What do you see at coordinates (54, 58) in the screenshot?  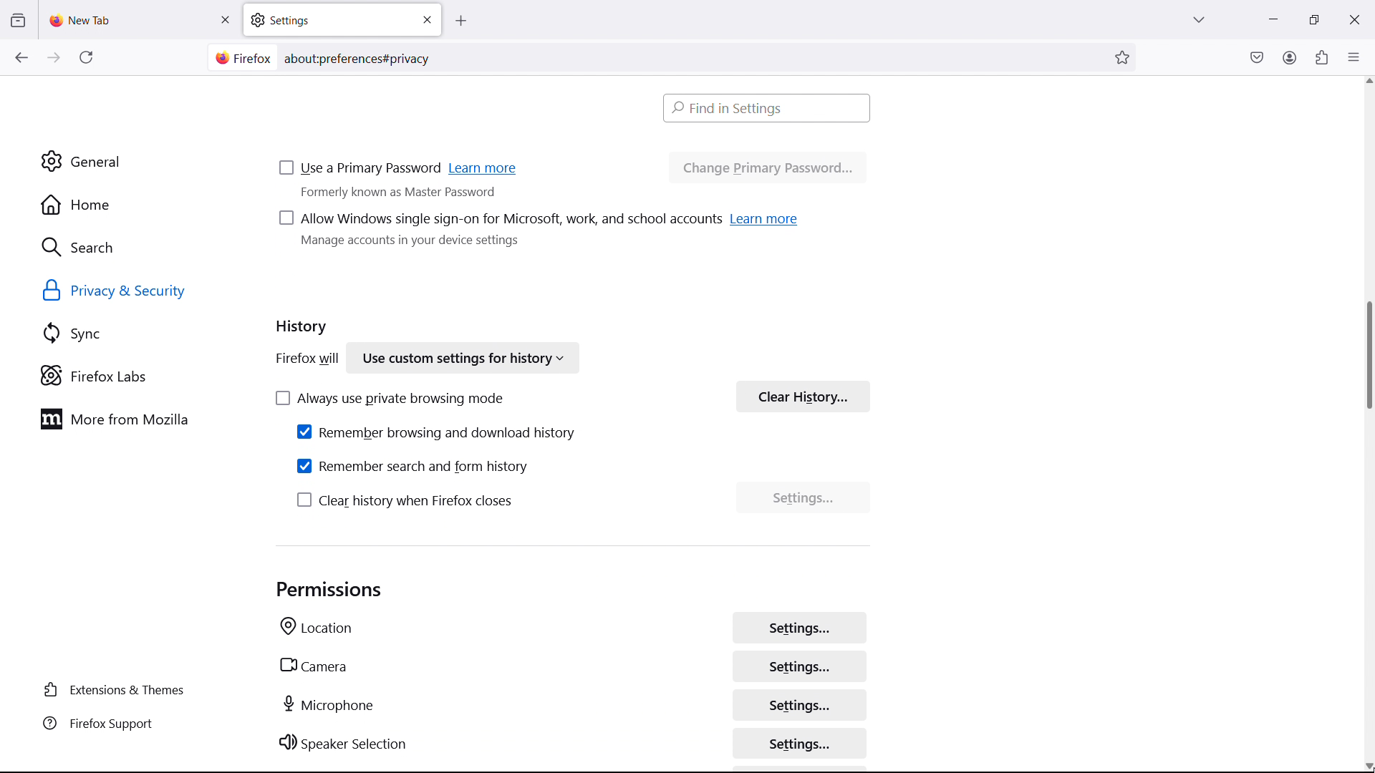 I see `go forward one page, right click or pull down to show history` at bounding box center [54, 58].